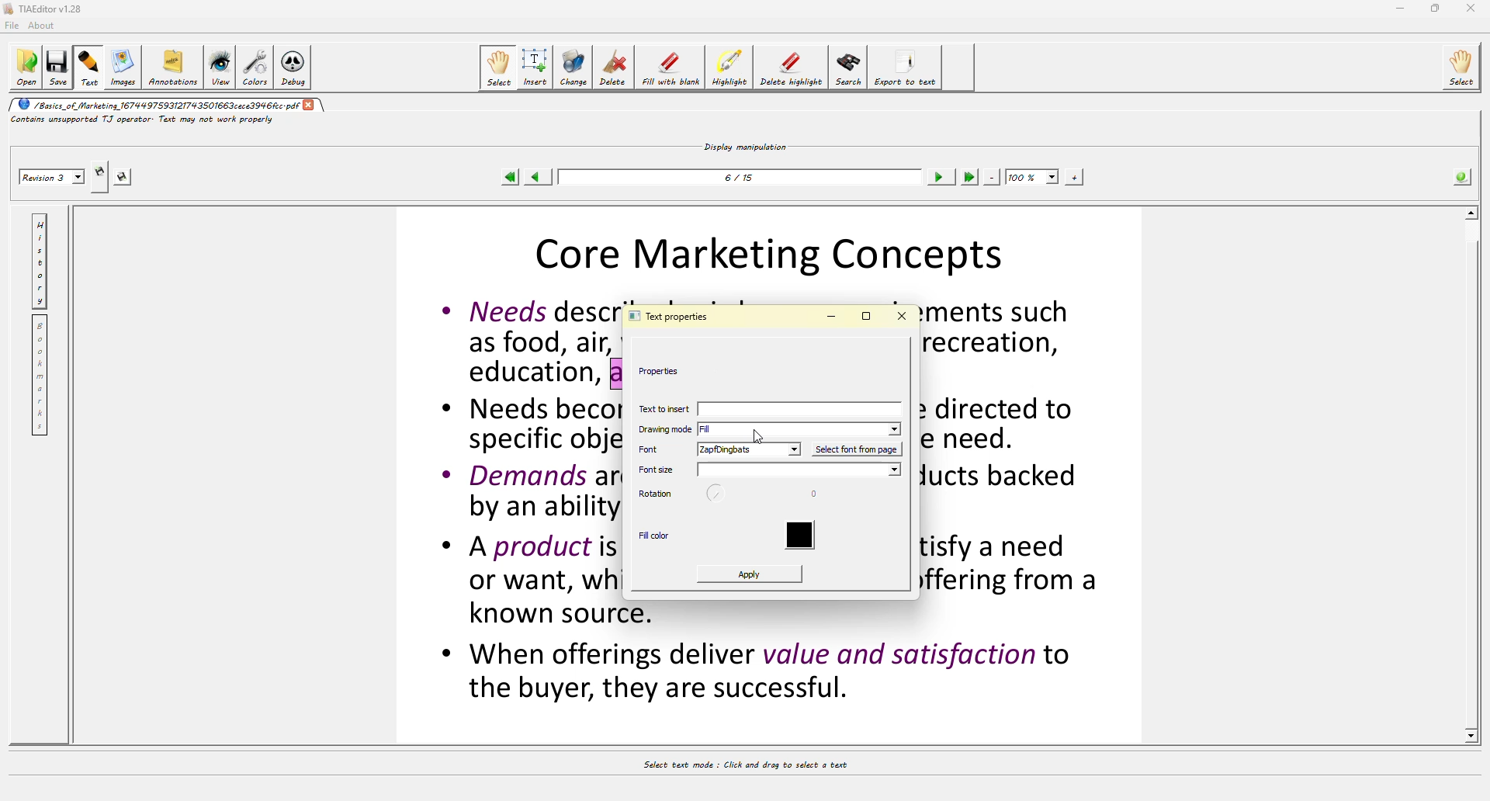 Image resolution: width=1490 pixels, height=801 pixels. What do you see at coordinates (654, 470) in the screenshot?
I see `font size` at bounding box center [654, 470].